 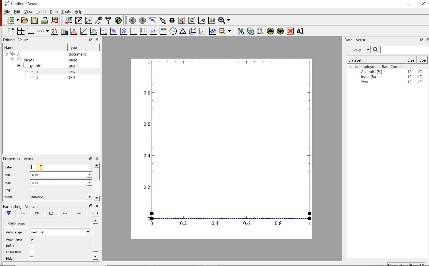 What do you see at coordinates (41, 11) in the screenshot?
I see `Insert` at bounding box center [41, 11].